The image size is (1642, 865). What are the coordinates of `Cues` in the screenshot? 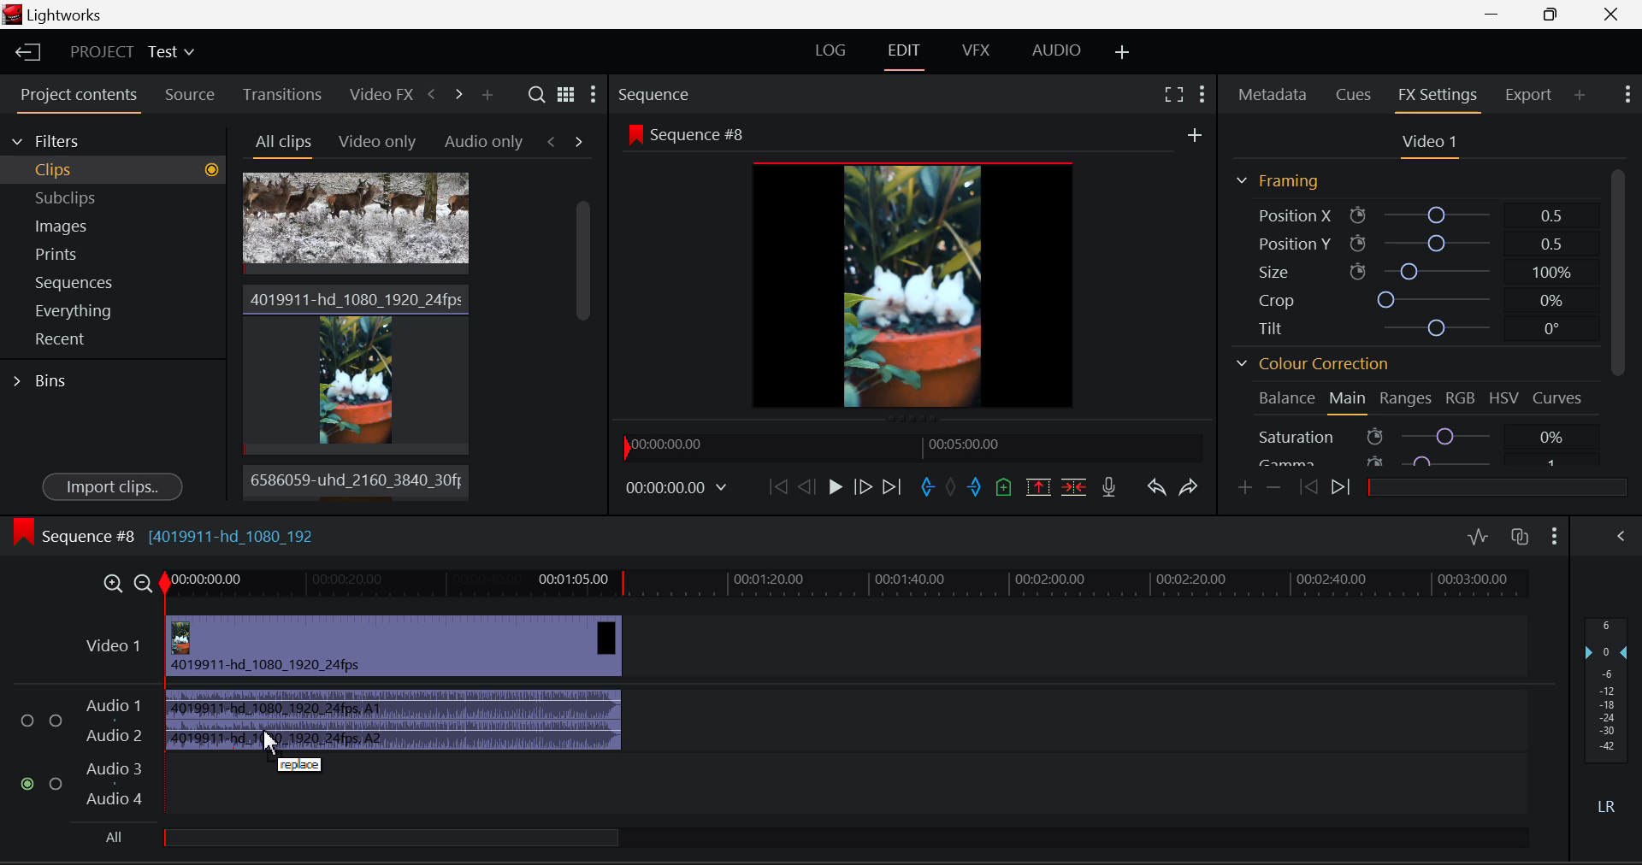 It's located at (1356, 92).